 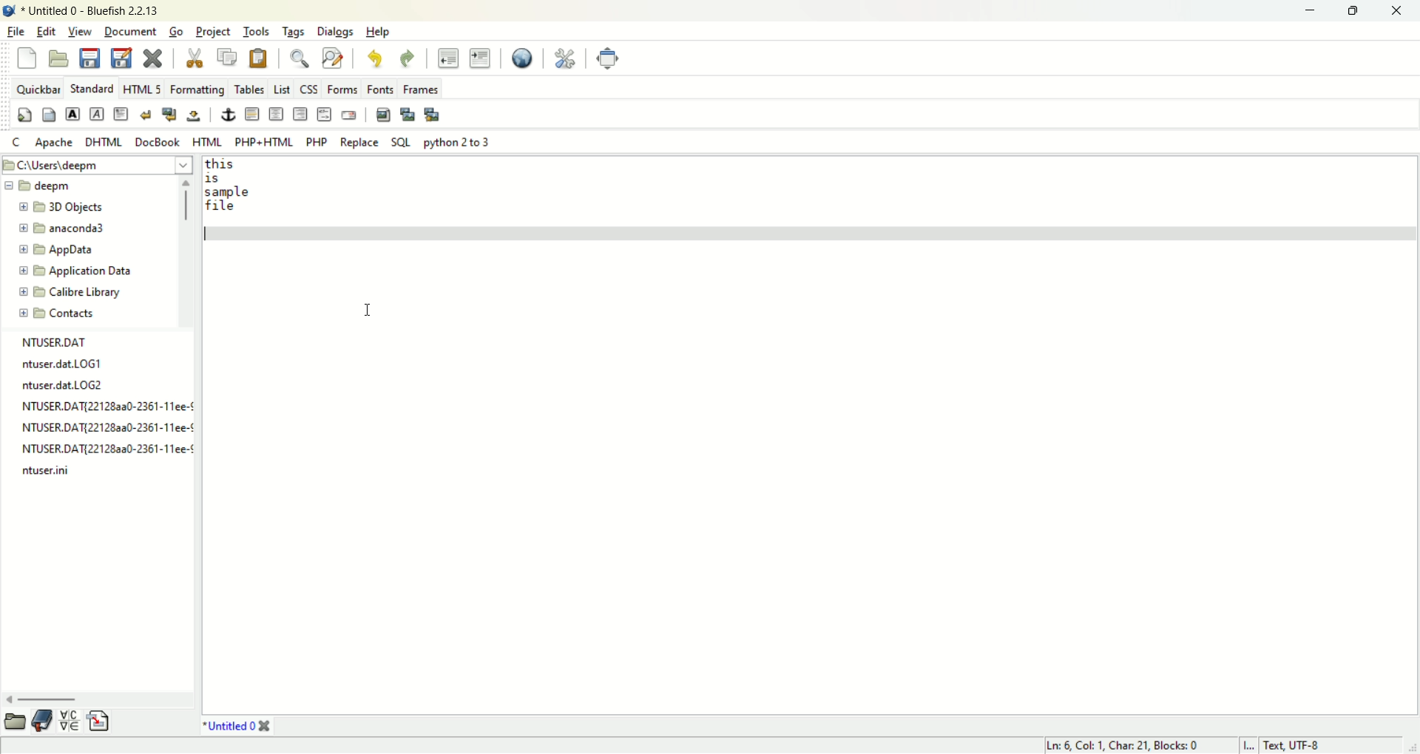 I want to click on NTUSER.DAT, so click(x=53, y=342).